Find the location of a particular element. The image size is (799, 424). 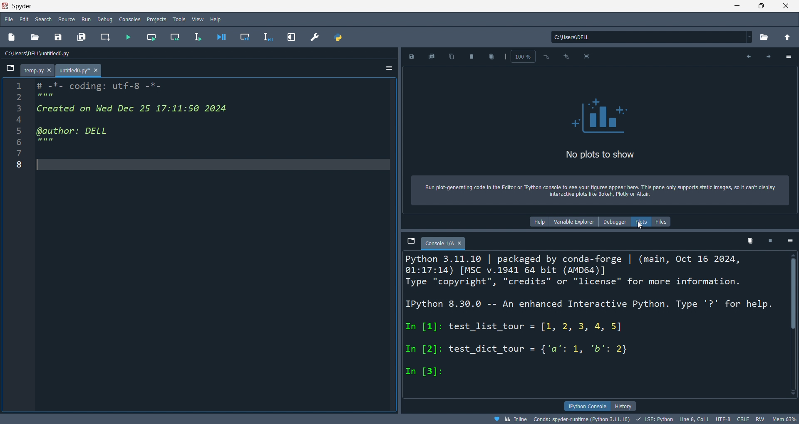

new cell is located at coordinates (105, 37).